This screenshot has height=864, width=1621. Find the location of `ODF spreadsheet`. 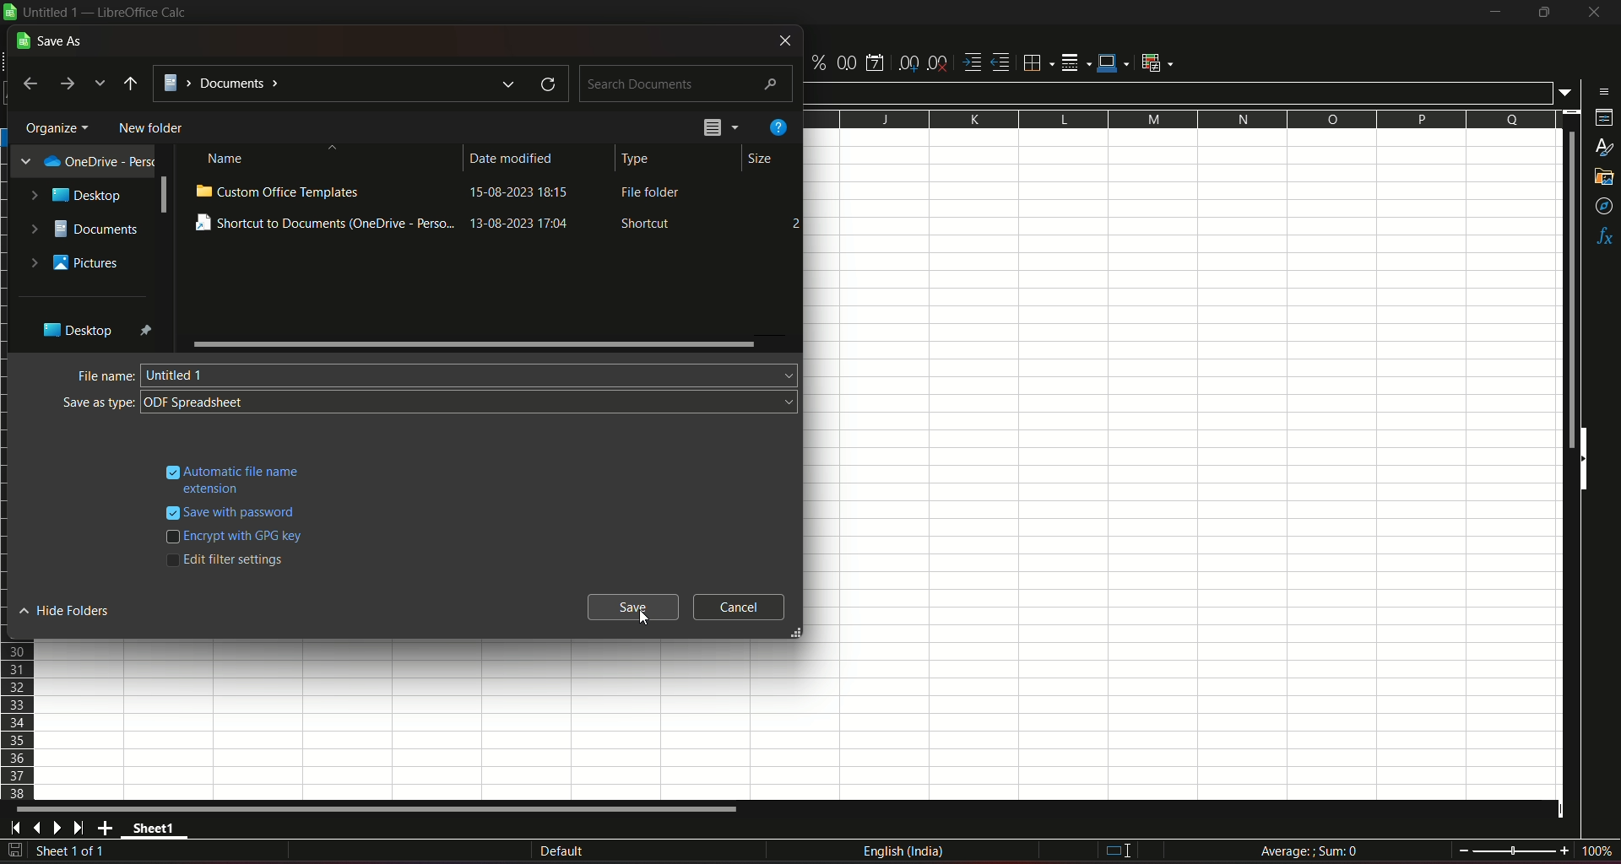

ODF spreadsheet is located at coordinates (473, 402).